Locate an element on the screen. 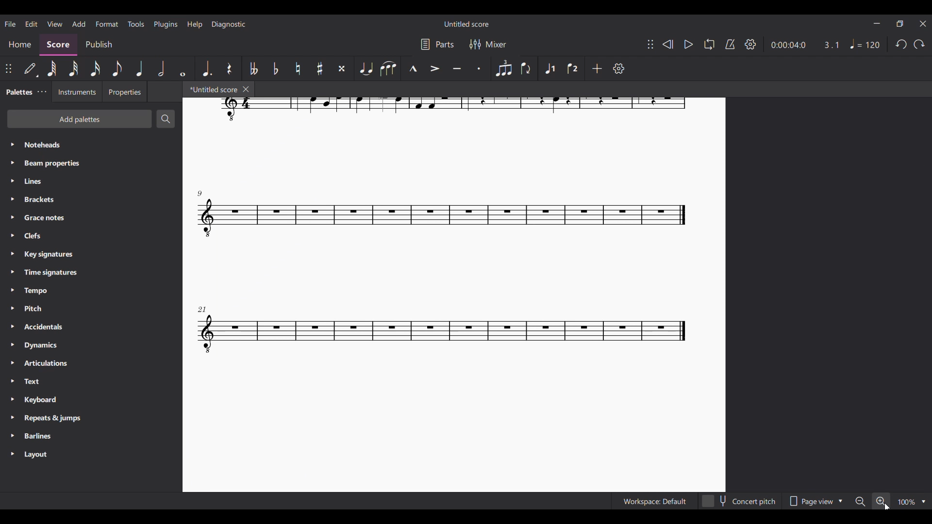 Image resolution: width=932 pixels, height=524 pixels. Redo is located at coordinates (919, 44).